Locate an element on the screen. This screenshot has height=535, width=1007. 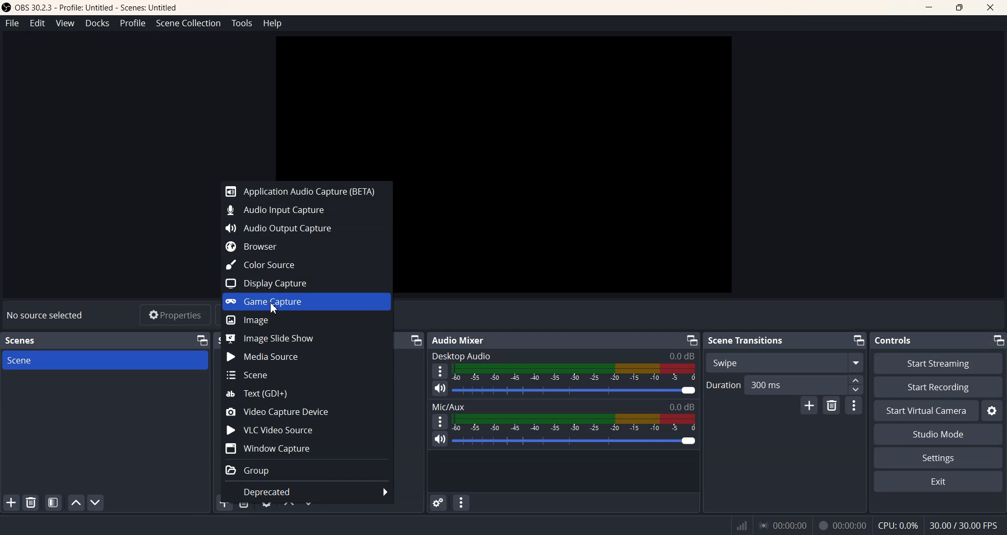
Studio Mode is located at coordinates (939, 434).